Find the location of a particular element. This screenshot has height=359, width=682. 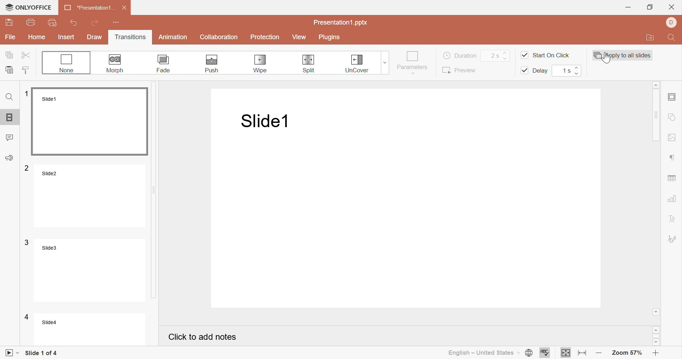

Scroll down is located at coordinates (656, 312).